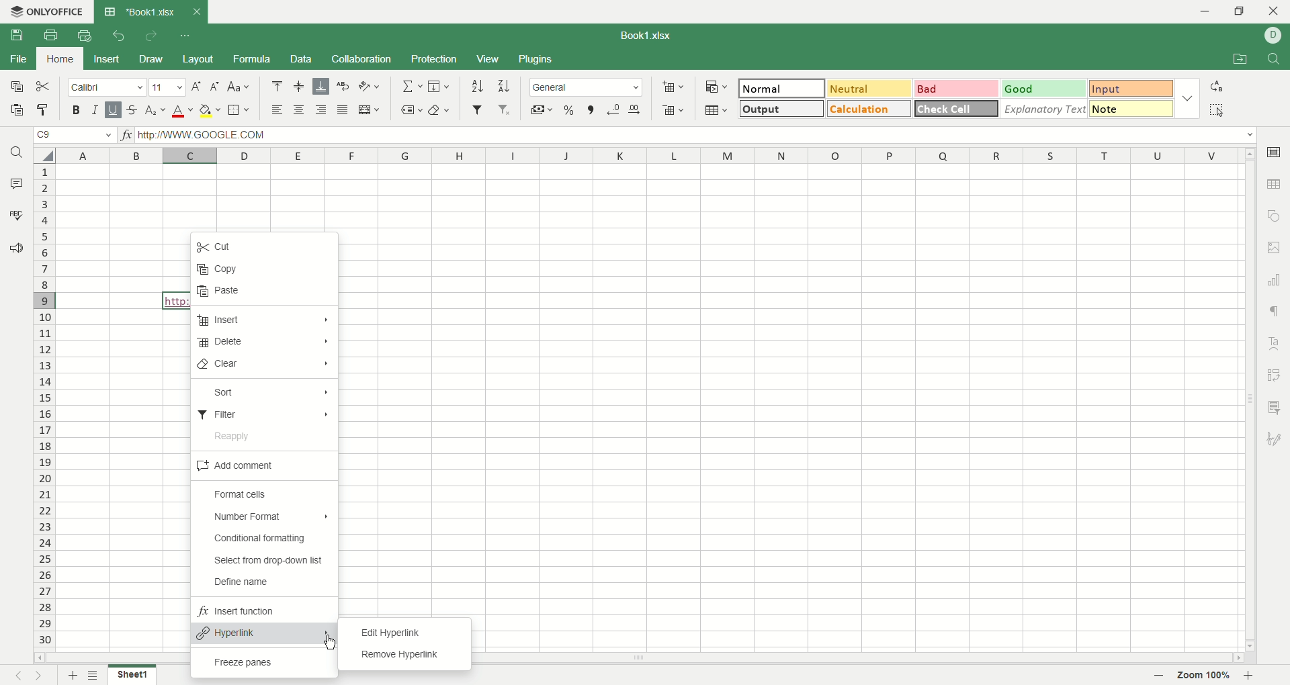  Describe the element at coordinates (44, 405) in the screenshot. I see `row number` at that location.